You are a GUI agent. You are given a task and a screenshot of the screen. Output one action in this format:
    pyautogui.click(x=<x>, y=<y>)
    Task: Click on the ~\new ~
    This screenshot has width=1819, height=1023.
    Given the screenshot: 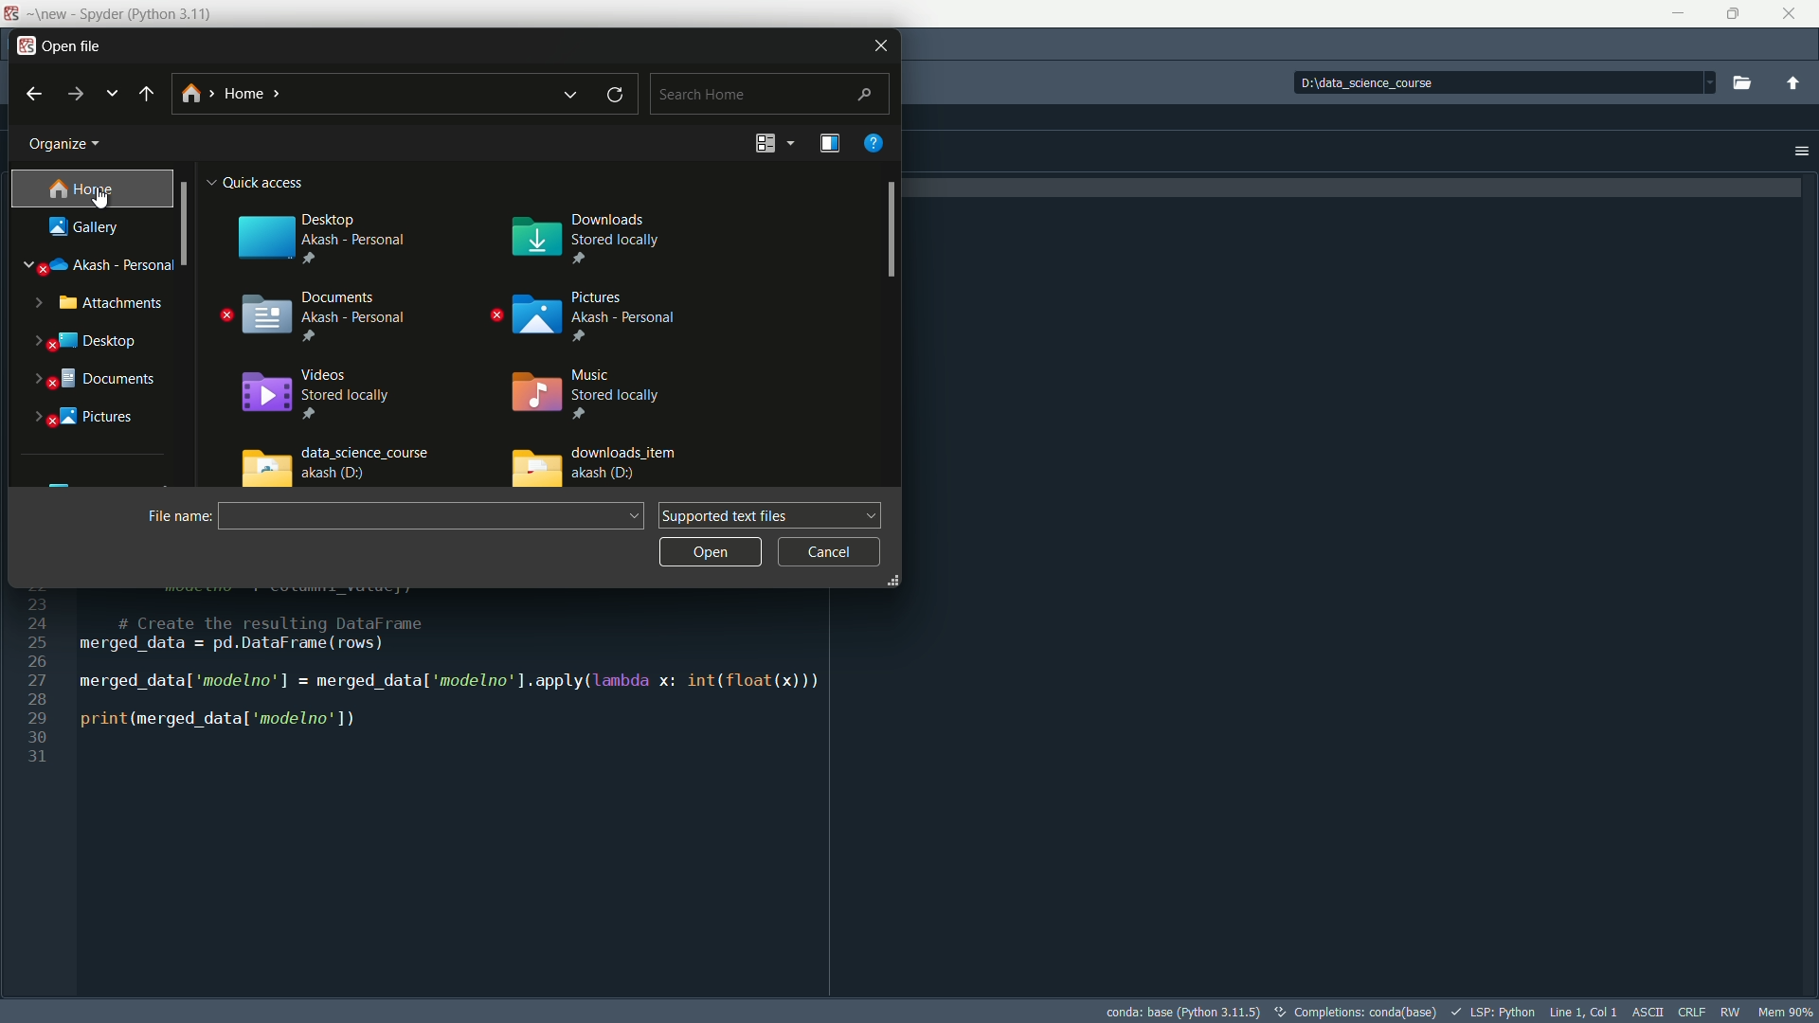 What is the action you would take?
    pyautogui.click(x=49, y=12)
    